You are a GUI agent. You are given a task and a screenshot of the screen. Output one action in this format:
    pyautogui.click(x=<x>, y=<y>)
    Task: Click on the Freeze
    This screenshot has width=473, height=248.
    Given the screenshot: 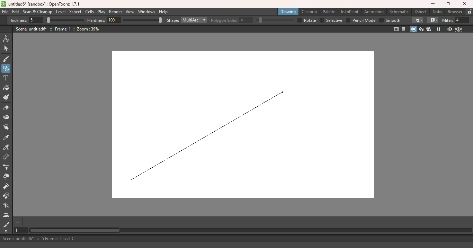 What is the action you would take?
    pyautogui.click(x=439, y=29)
    